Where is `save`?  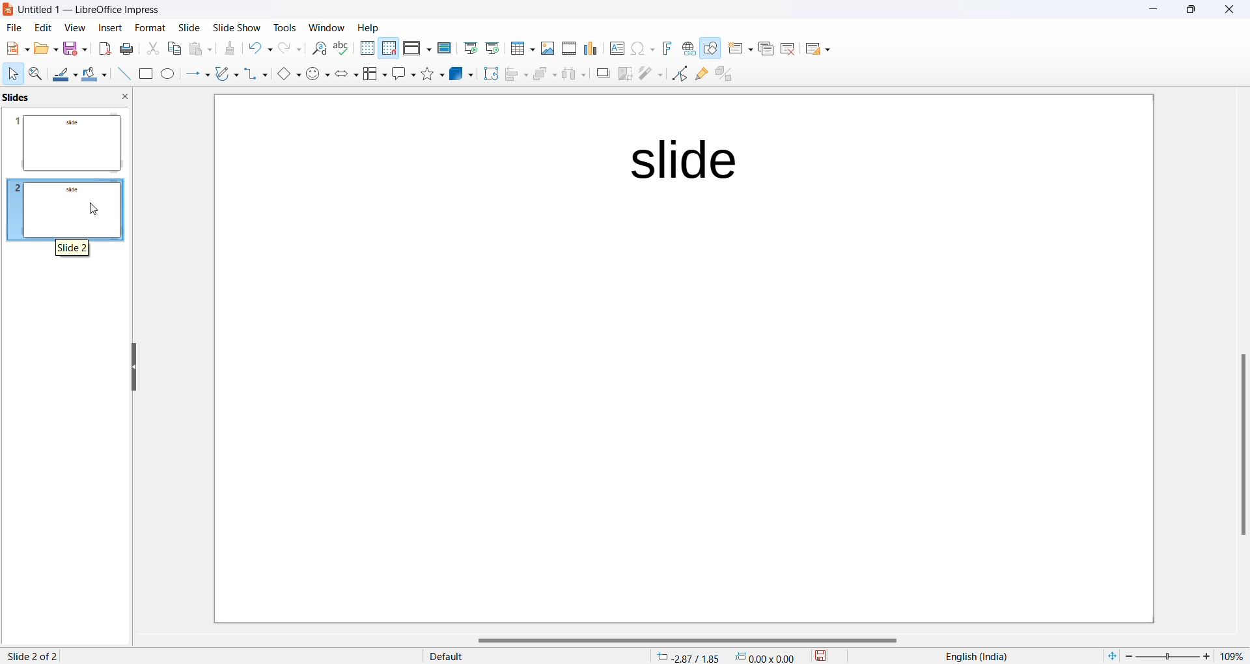
save is located at coordinates (820, 656).